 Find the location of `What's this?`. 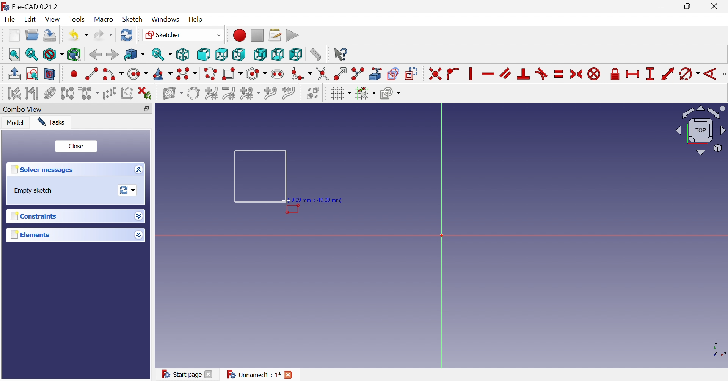

What's this? is located at coordinates (340, 54).